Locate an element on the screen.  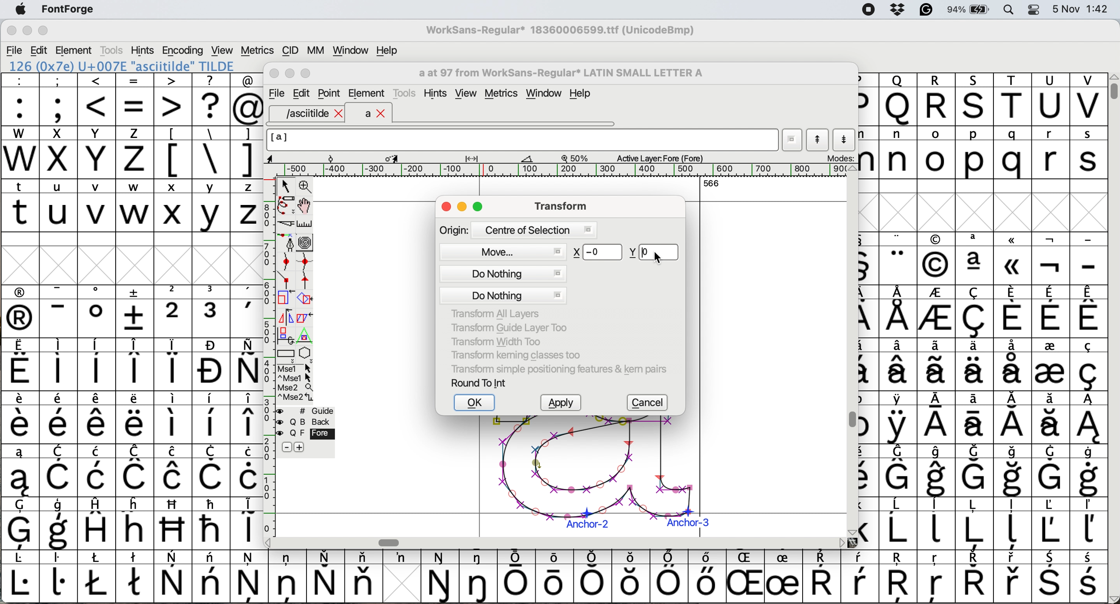
symbol is located at coordinates (899, 312).